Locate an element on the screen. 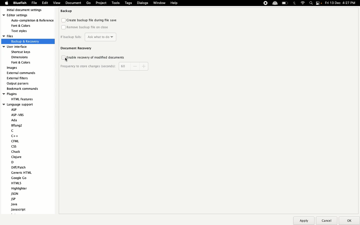 The width and height of the screenshot is (360, 225). Output parsers is located at coordinates (18, 84).